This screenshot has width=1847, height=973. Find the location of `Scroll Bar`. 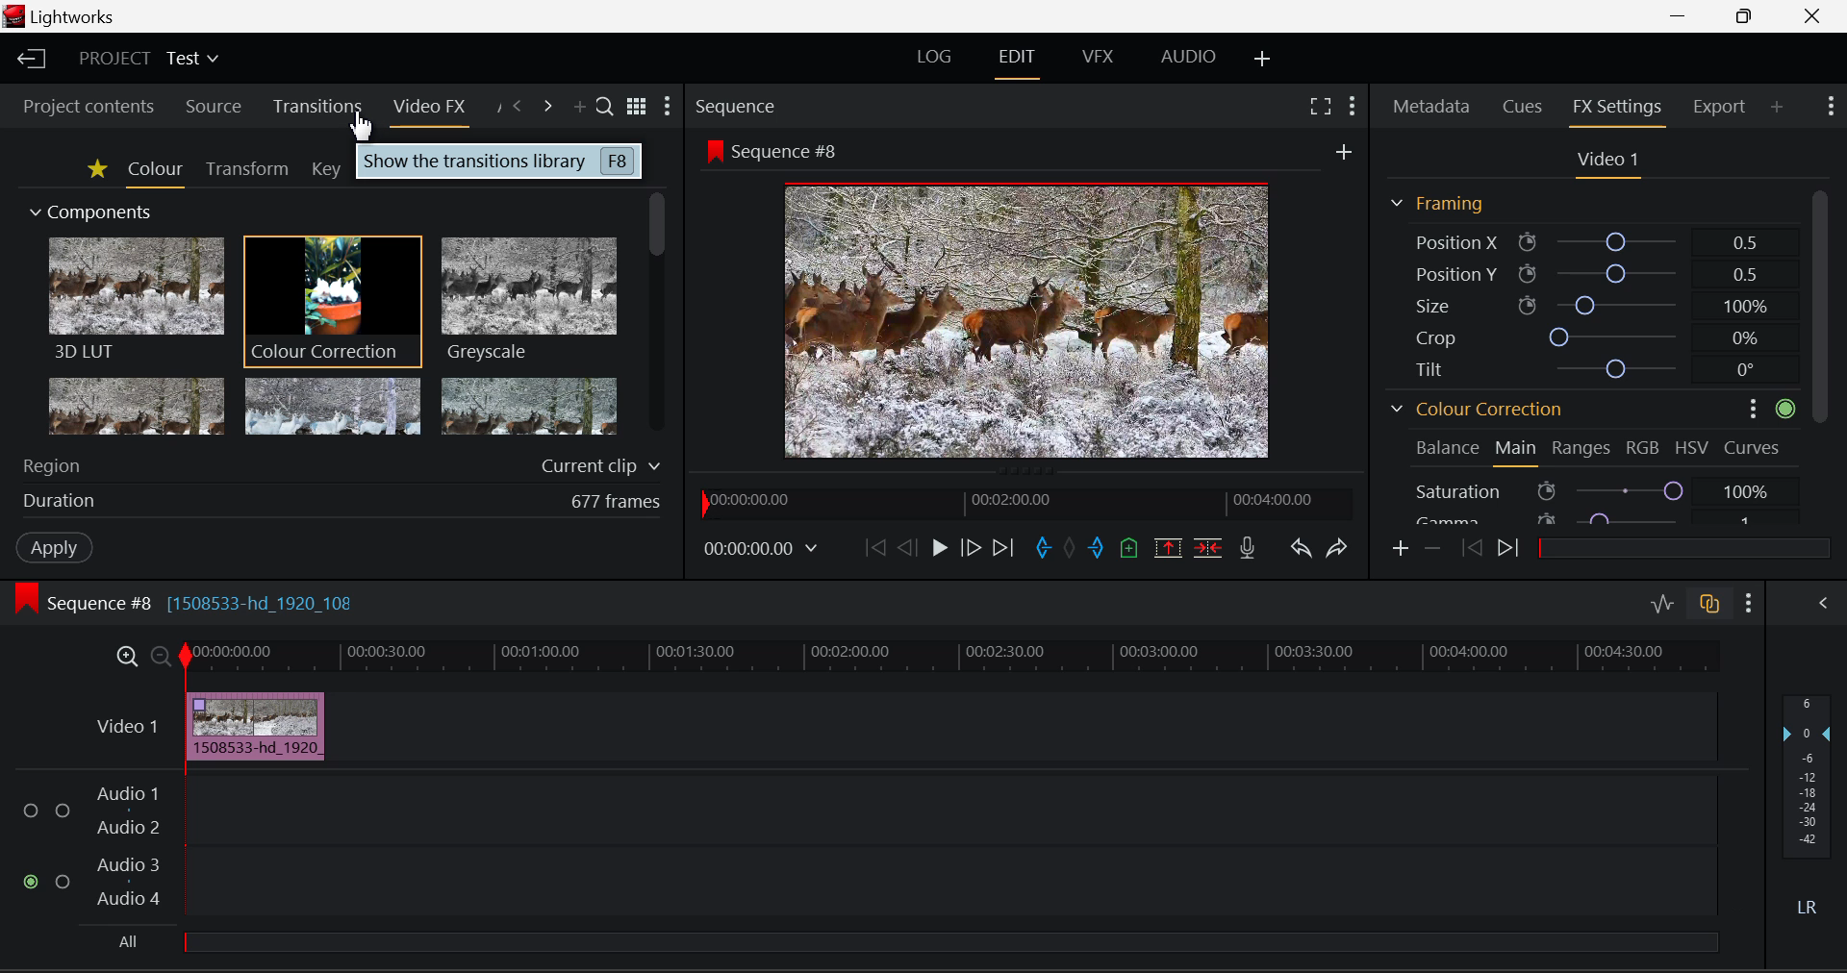

Scroll Bar is located at coordinates (659, 320).